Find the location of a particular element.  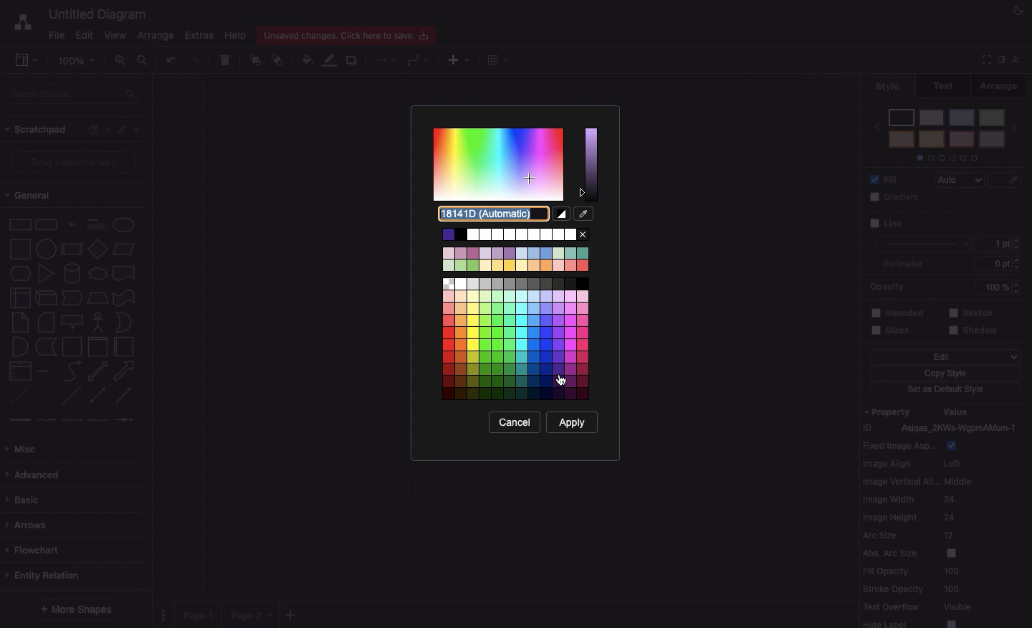

More shapes is located at coordinates (77, 606).